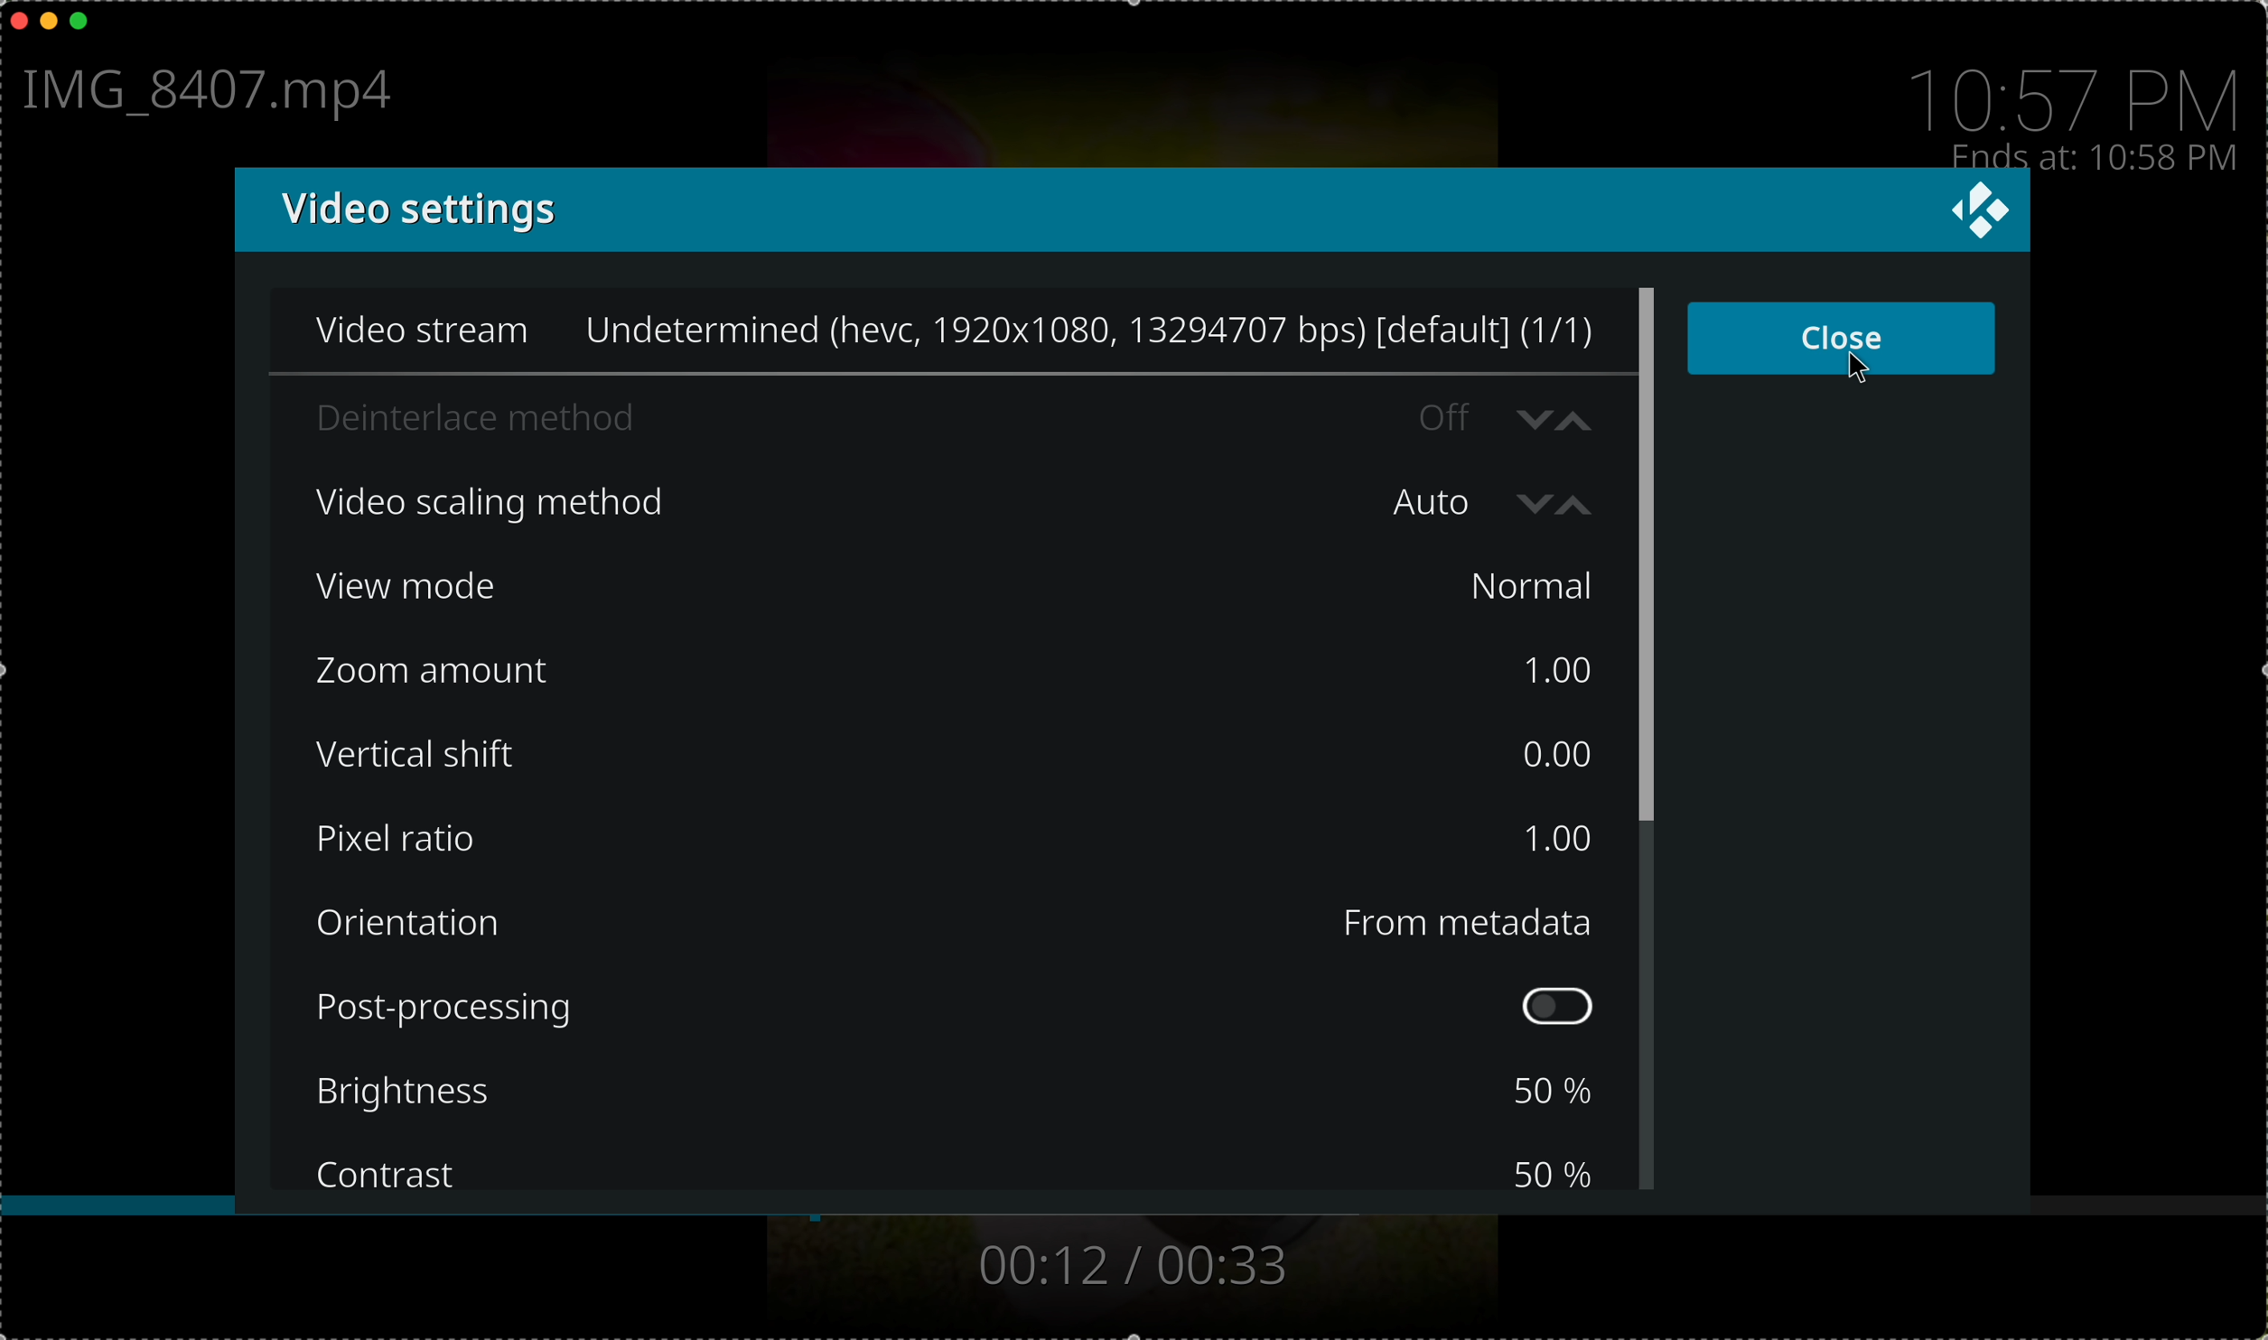 This screenshot has width=2268, height=1340. What do you see at coordinates (1844, 340) in the screenshot?
I see `close` at bounding box center [1844, 340].